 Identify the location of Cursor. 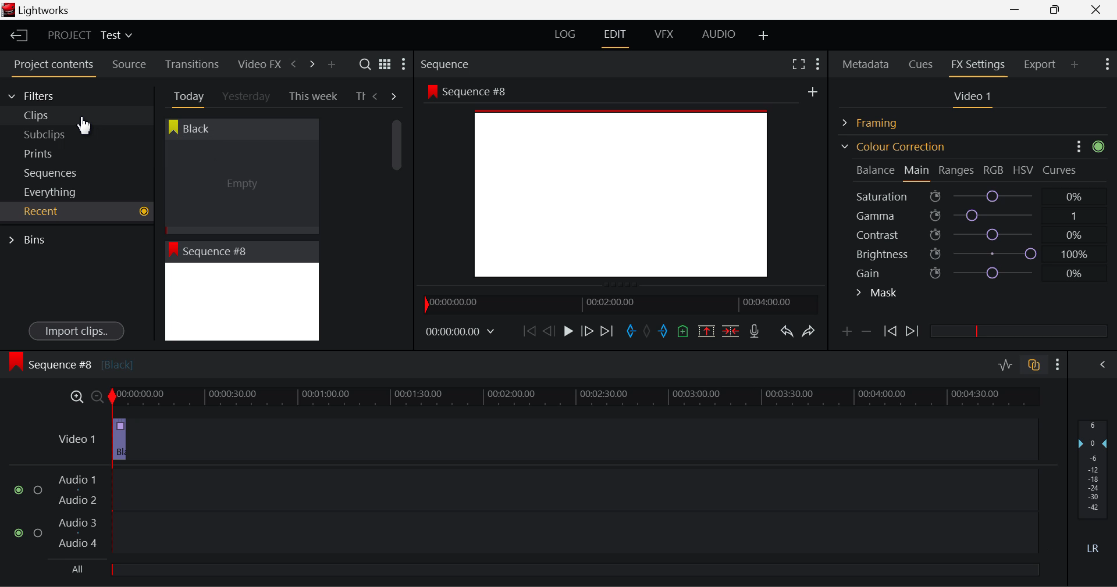
(84, 125).